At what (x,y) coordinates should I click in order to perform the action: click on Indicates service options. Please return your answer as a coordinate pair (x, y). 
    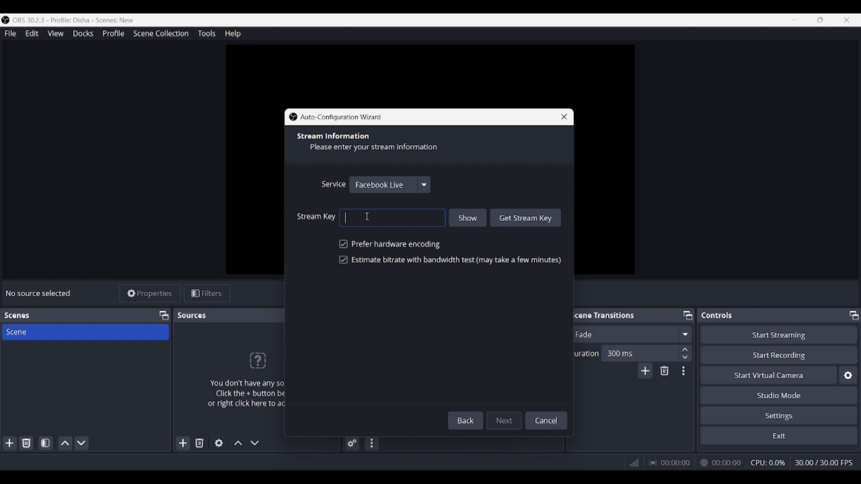
    Looking at the image, I should click on (333, 184).